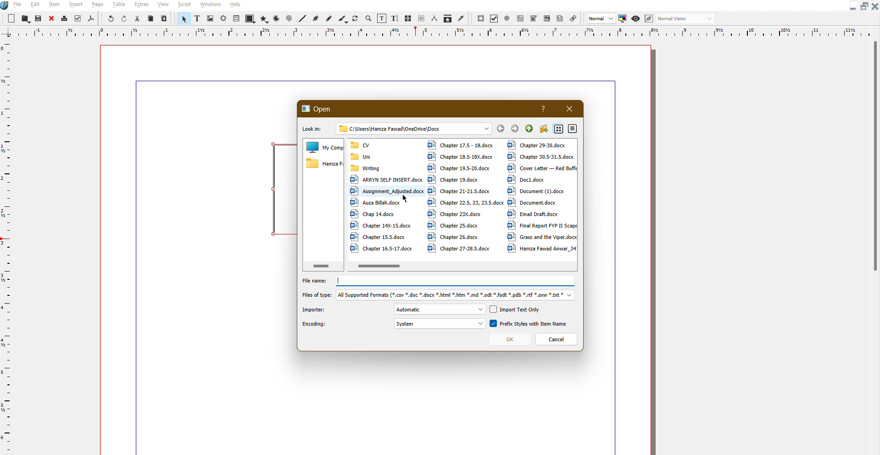 Image resolution: width=880 pixels, height=455 pixels. I want to click on Cursor, so click(407, 200).